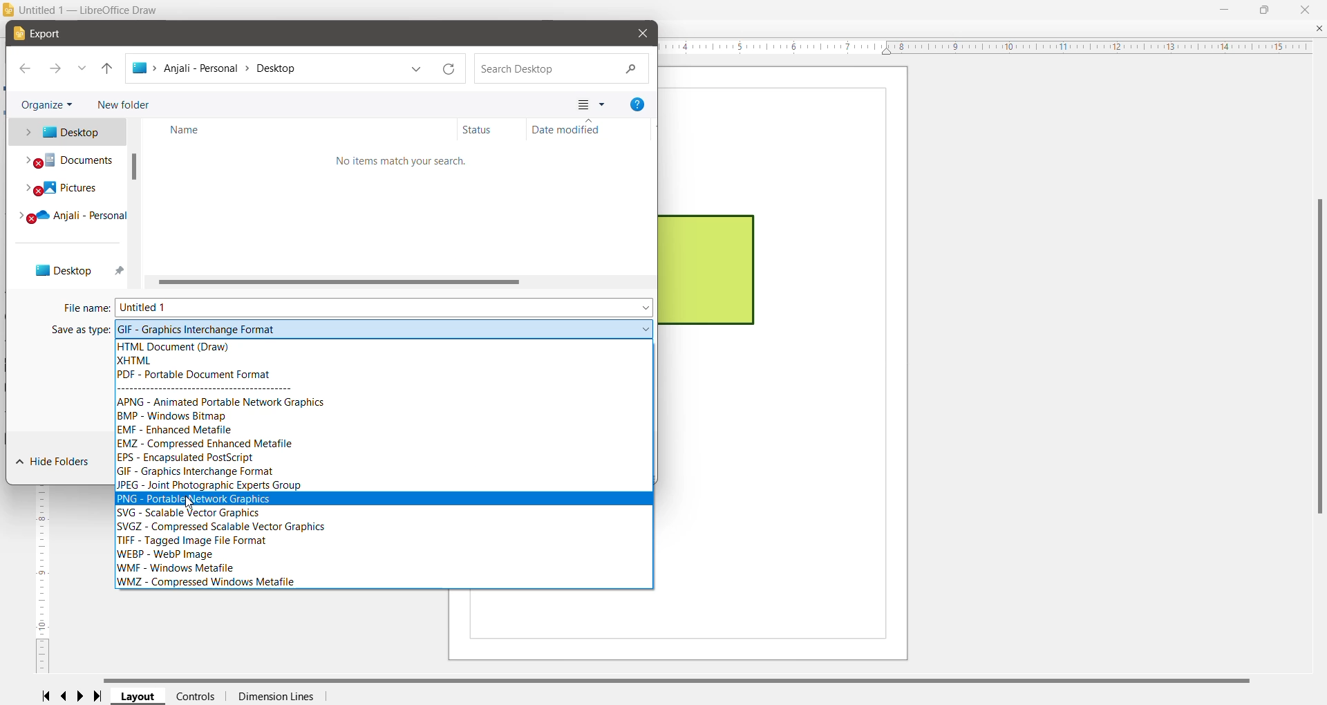 The height and width of the screenshot is (705, 1327). What do you see at coordinates (384, 328) in the screenshot?
I see `Select required file type from the list` at bounding box center [384, 328].